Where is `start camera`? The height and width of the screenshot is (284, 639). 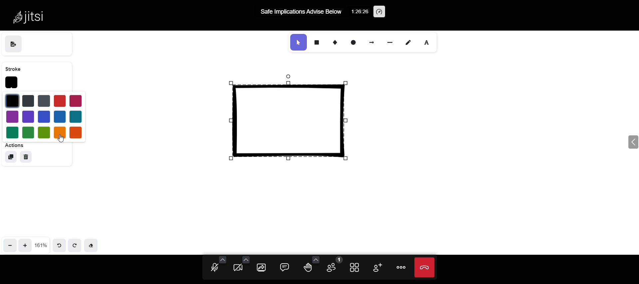
start camera is located at coordinates (238, 268).